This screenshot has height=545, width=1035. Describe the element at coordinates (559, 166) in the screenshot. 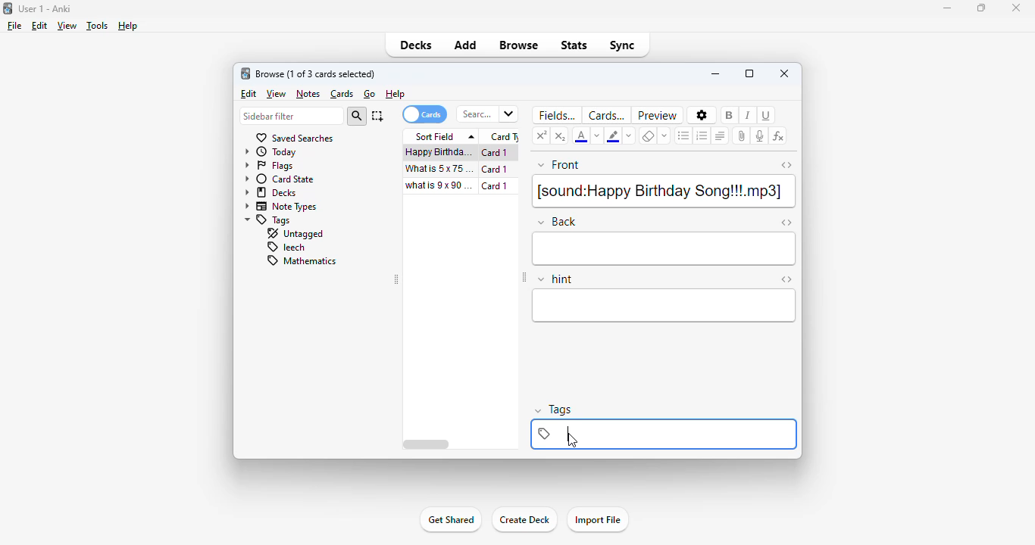

I see `front` at that location.